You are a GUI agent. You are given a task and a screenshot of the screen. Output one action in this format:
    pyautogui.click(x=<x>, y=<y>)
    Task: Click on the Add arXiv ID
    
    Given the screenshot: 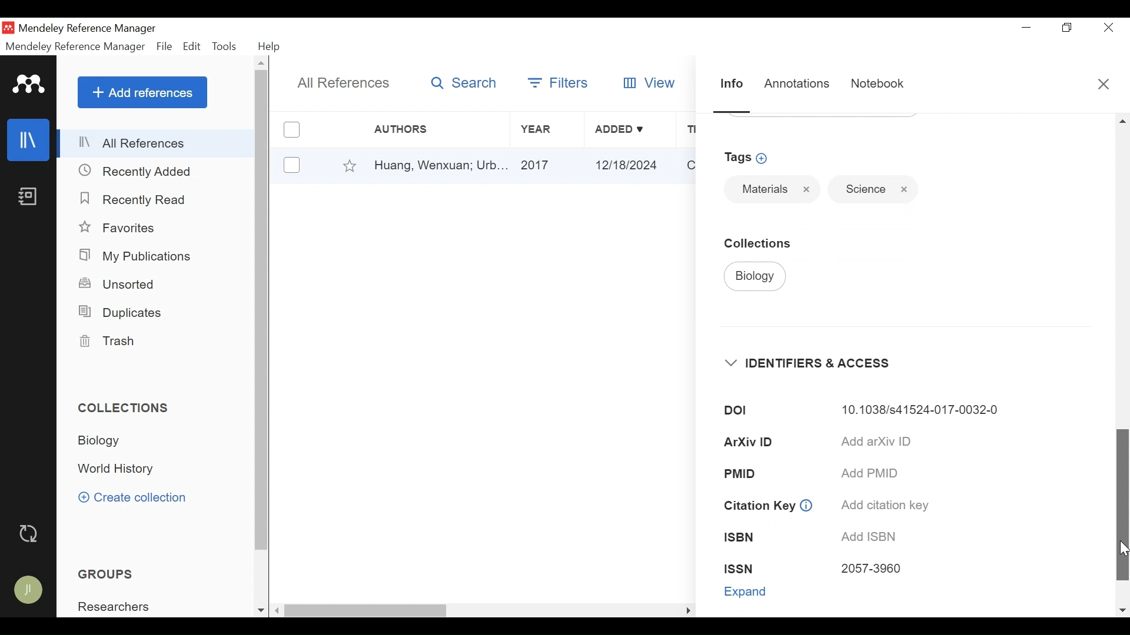 What is the action you would take?
    pyautogui.click(x=877, y=441)
    